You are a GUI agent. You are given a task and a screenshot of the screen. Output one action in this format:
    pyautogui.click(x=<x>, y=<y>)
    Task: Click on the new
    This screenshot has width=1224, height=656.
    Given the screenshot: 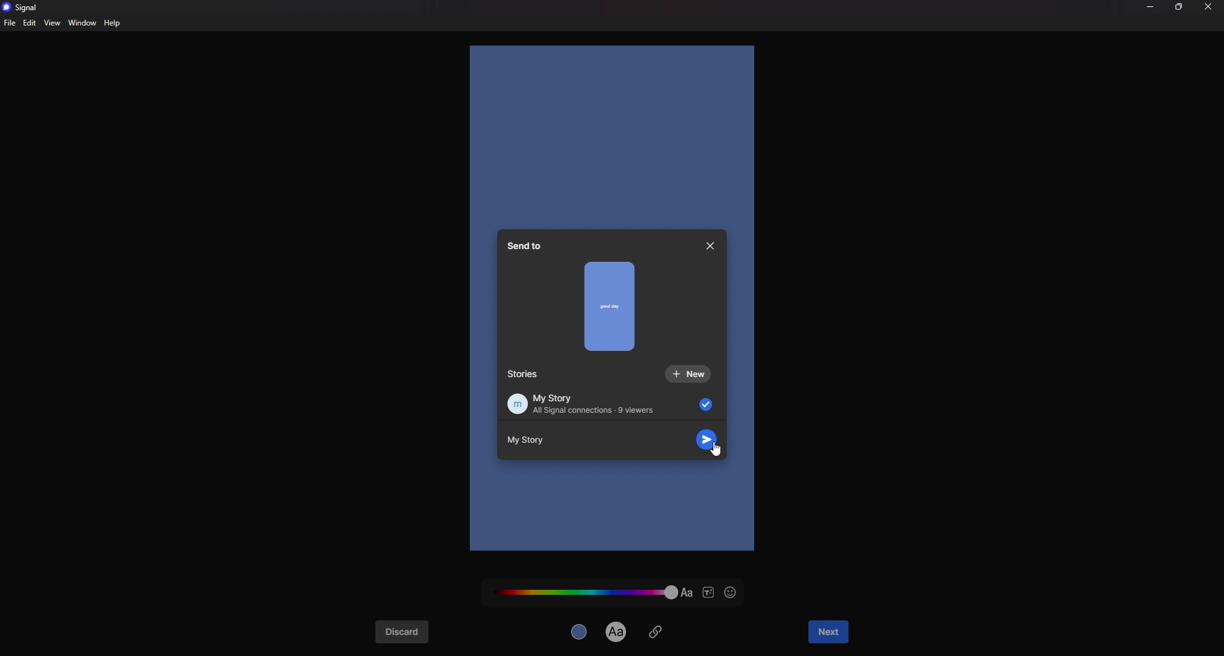 What is the action you would take?
    pyautogui.click(x=688, y=374)
    